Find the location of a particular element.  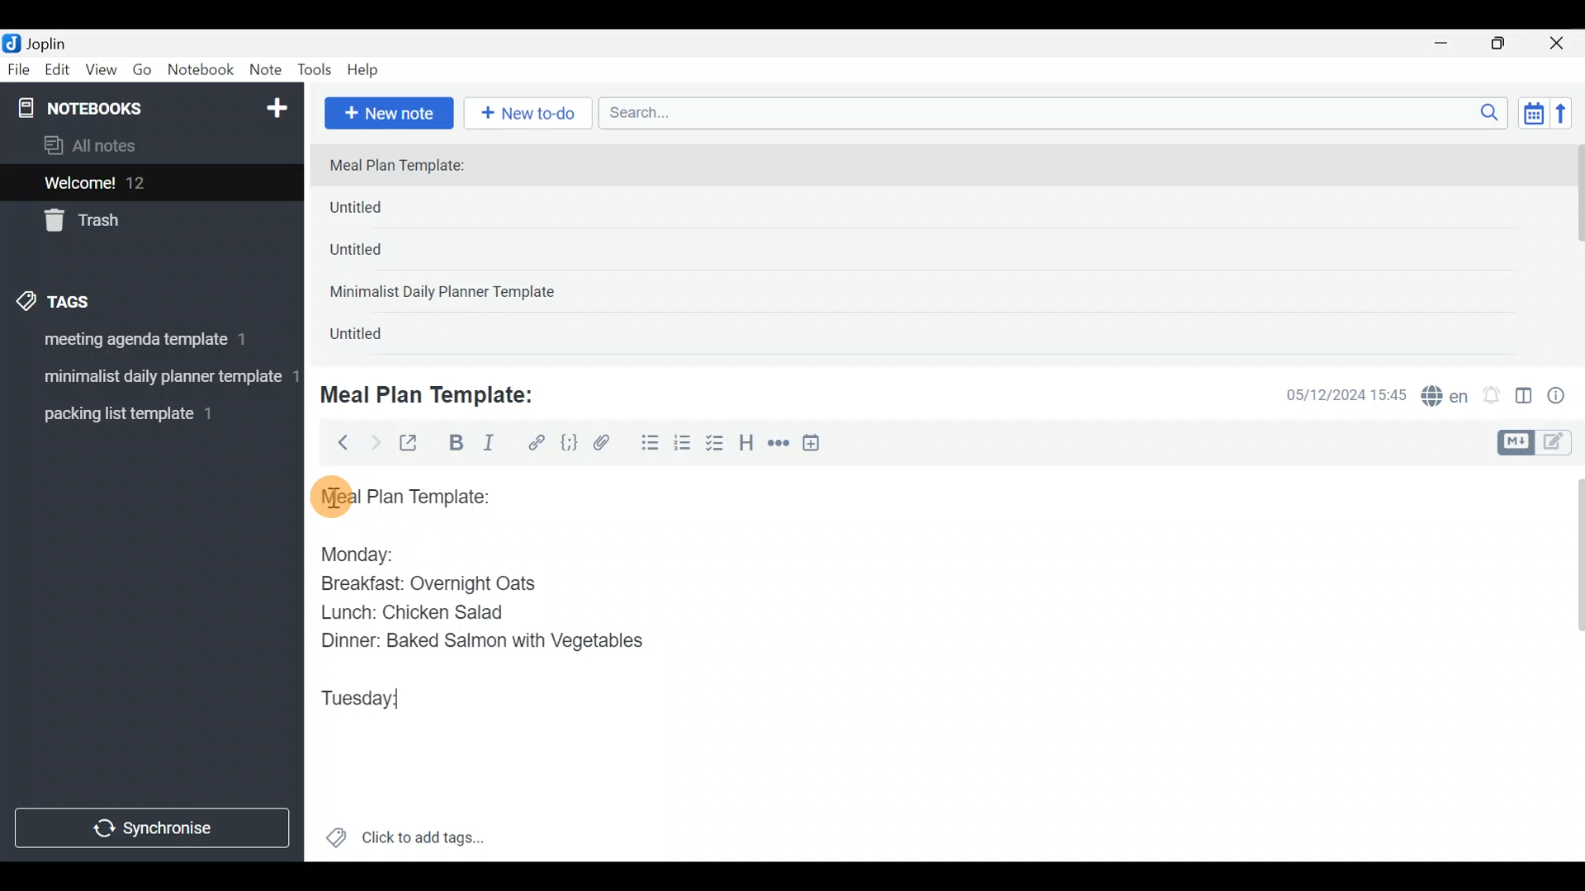

Meal plan template is located at coordinates (400, 494).